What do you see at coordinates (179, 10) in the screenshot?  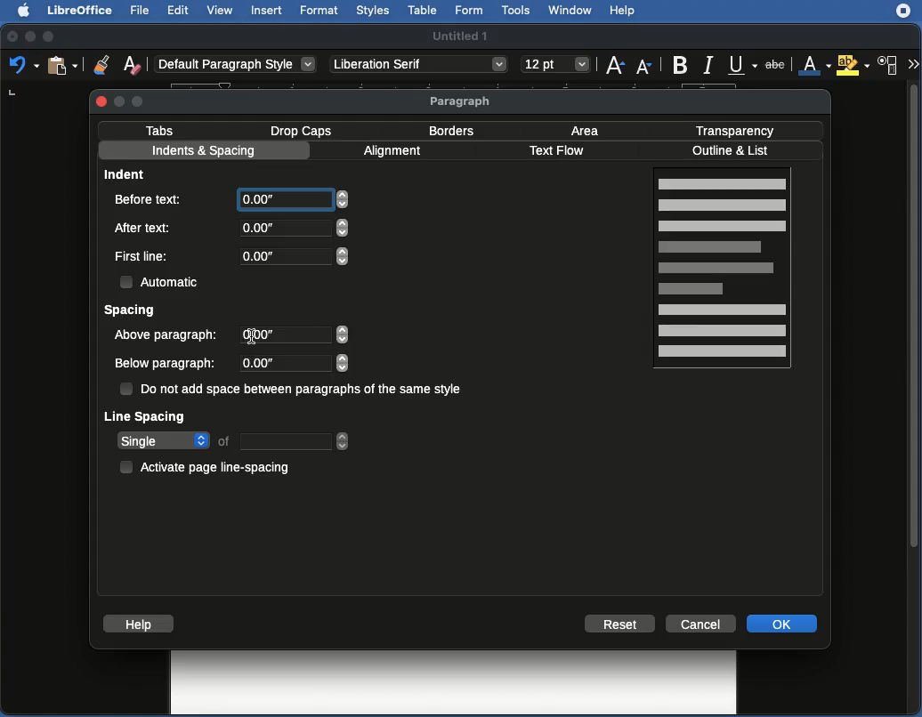 I see `Edit` at bounding box center [179, 10].